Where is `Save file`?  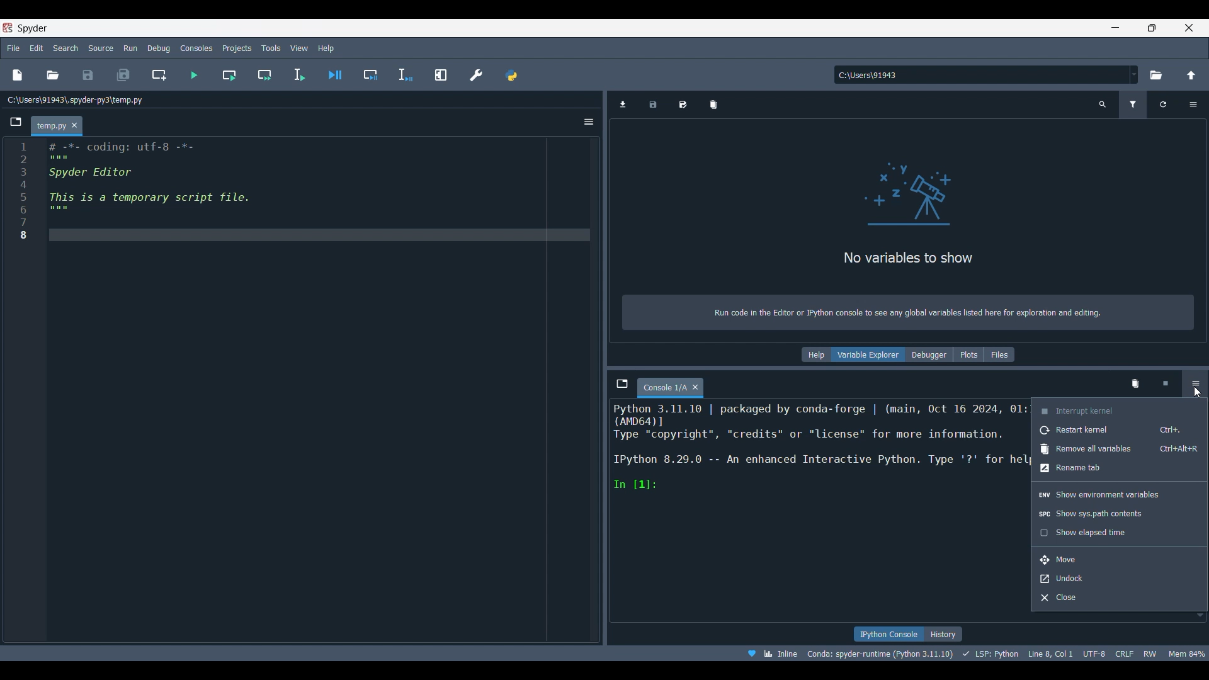
Save file is located at coordinates (89, 75).